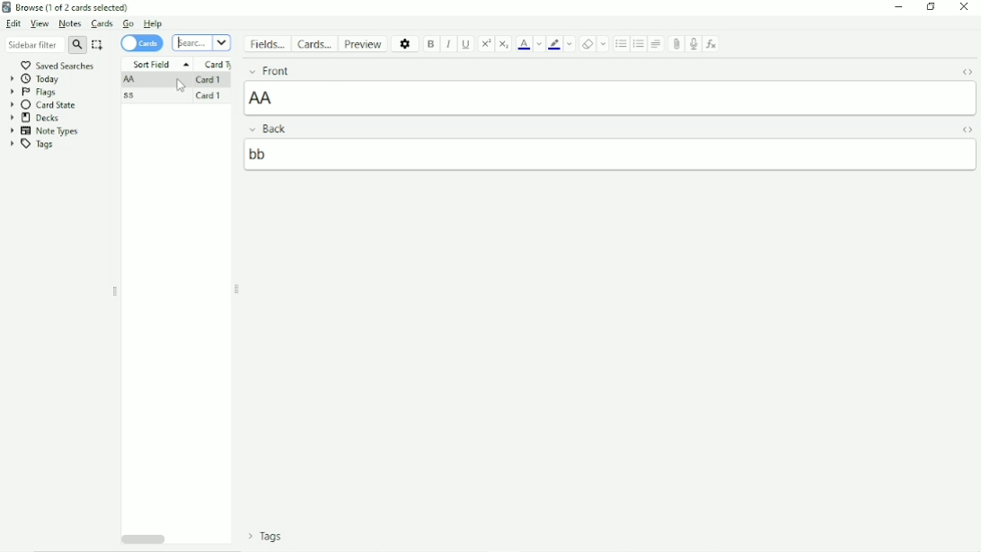  Describe the element at coordinates (238, 290) in the screenshot. I see `Resize` at that location.